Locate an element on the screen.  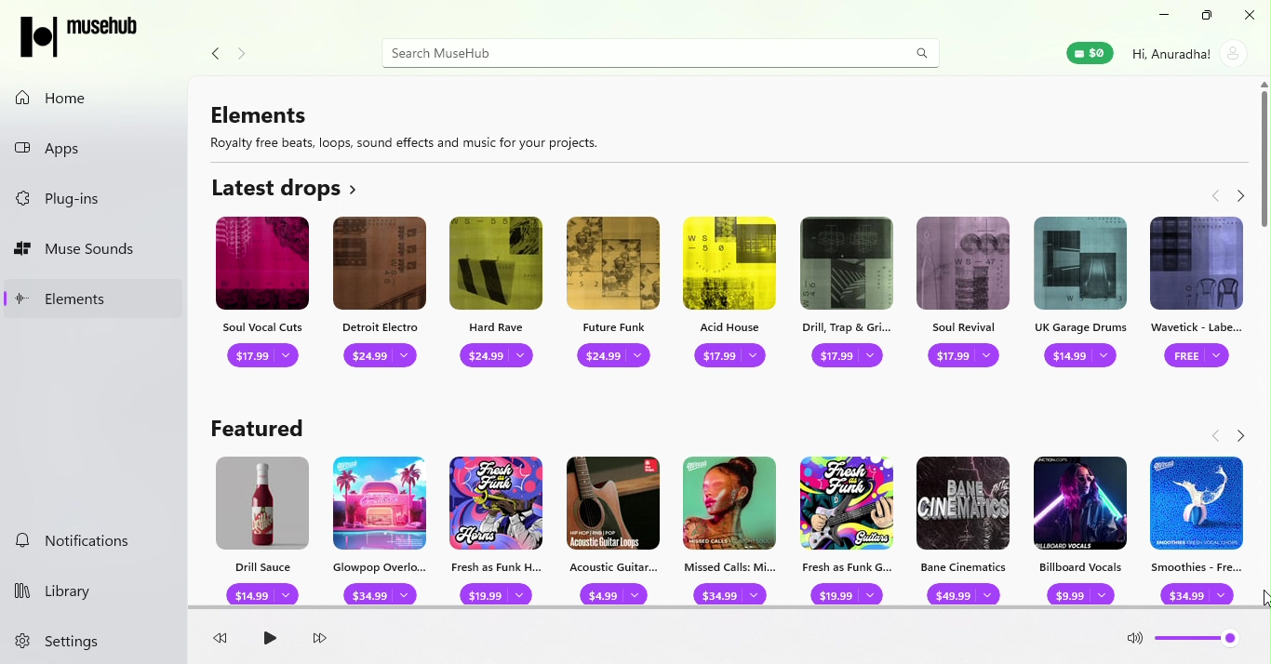
Smoothies is located at coordinates (1199, 531).